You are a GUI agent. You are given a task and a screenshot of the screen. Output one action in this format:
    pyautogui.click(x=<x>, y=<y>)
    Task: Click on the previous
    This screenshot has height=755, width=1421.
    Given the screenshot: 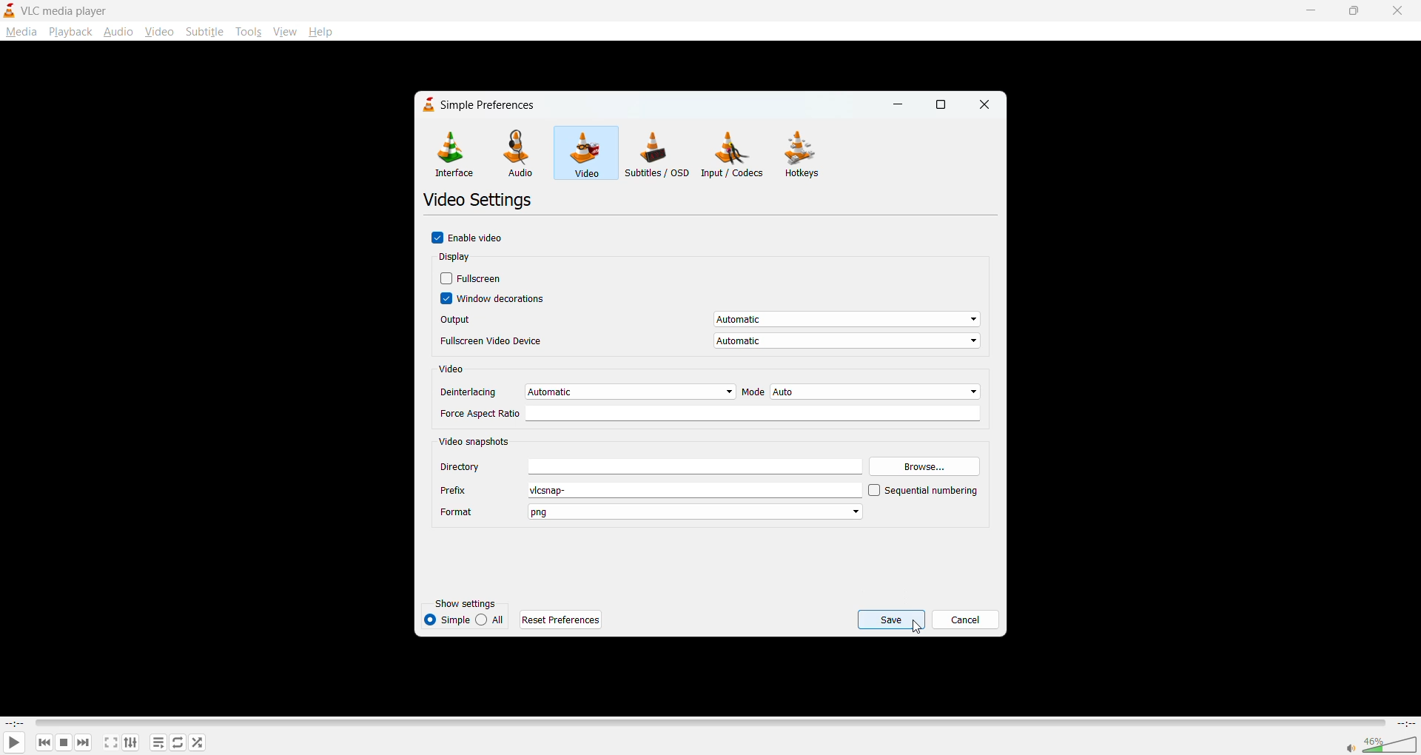 What is the action you would take?
    pyautogui.click(x=43, y=742)
    